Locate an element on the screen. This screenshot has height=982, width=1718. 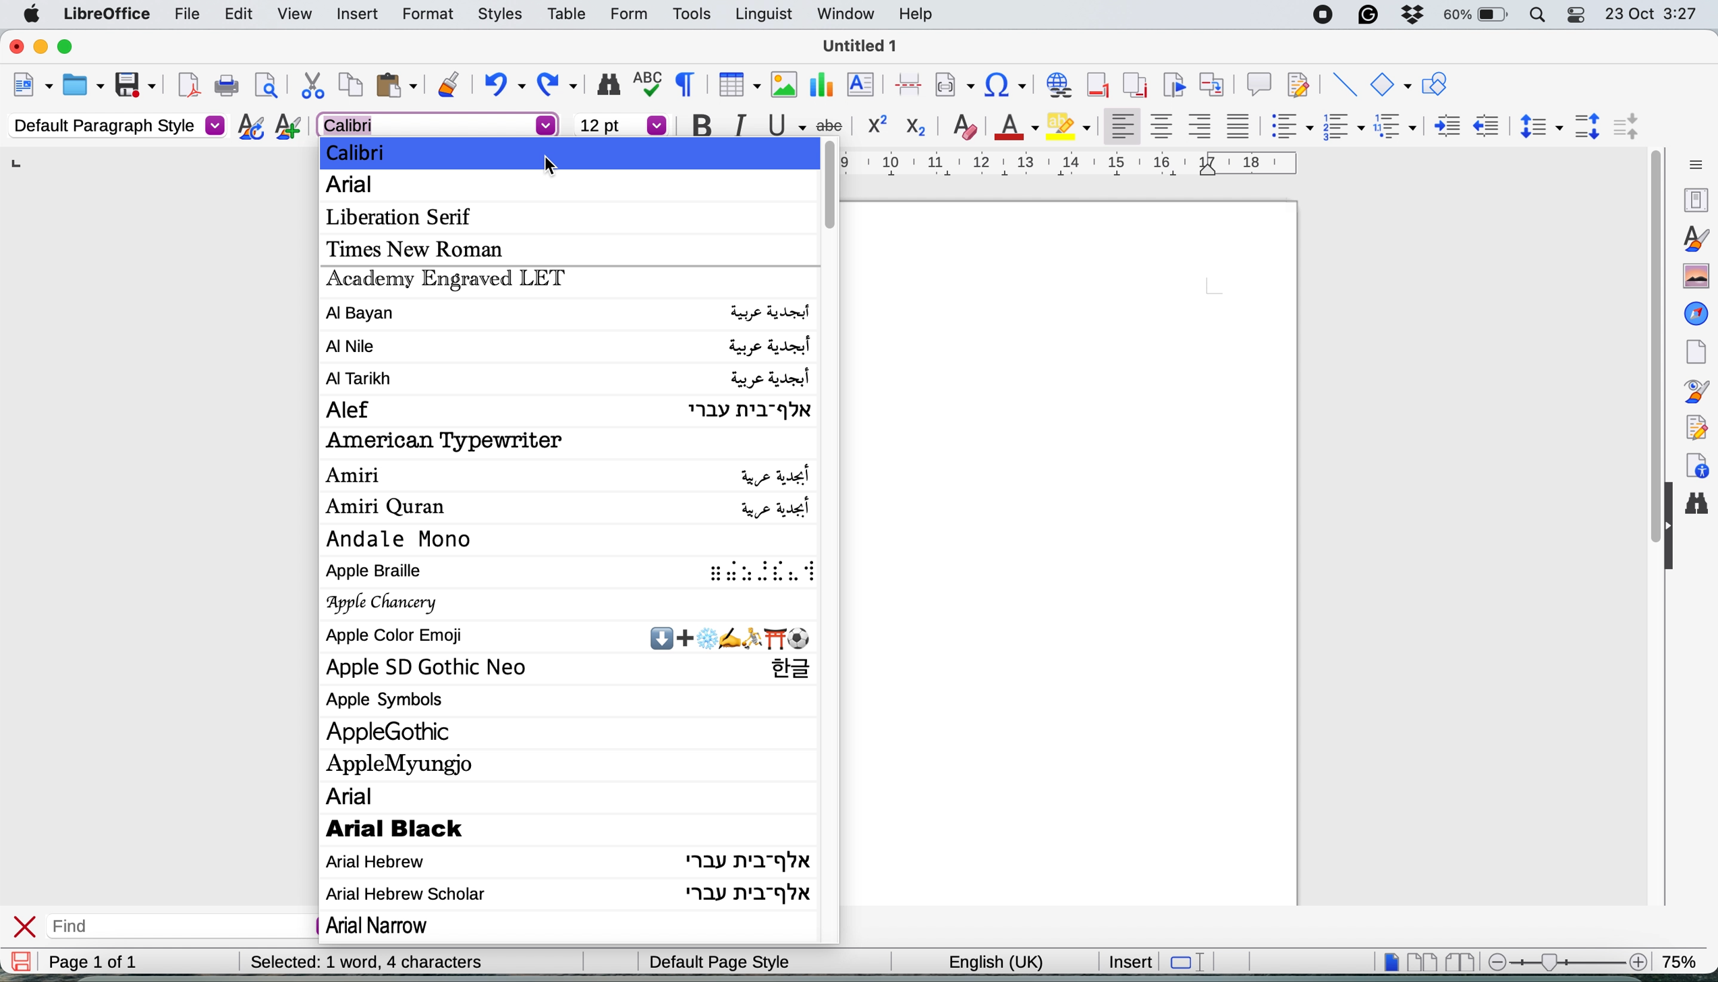
rial is located at coordinates (357, 188).